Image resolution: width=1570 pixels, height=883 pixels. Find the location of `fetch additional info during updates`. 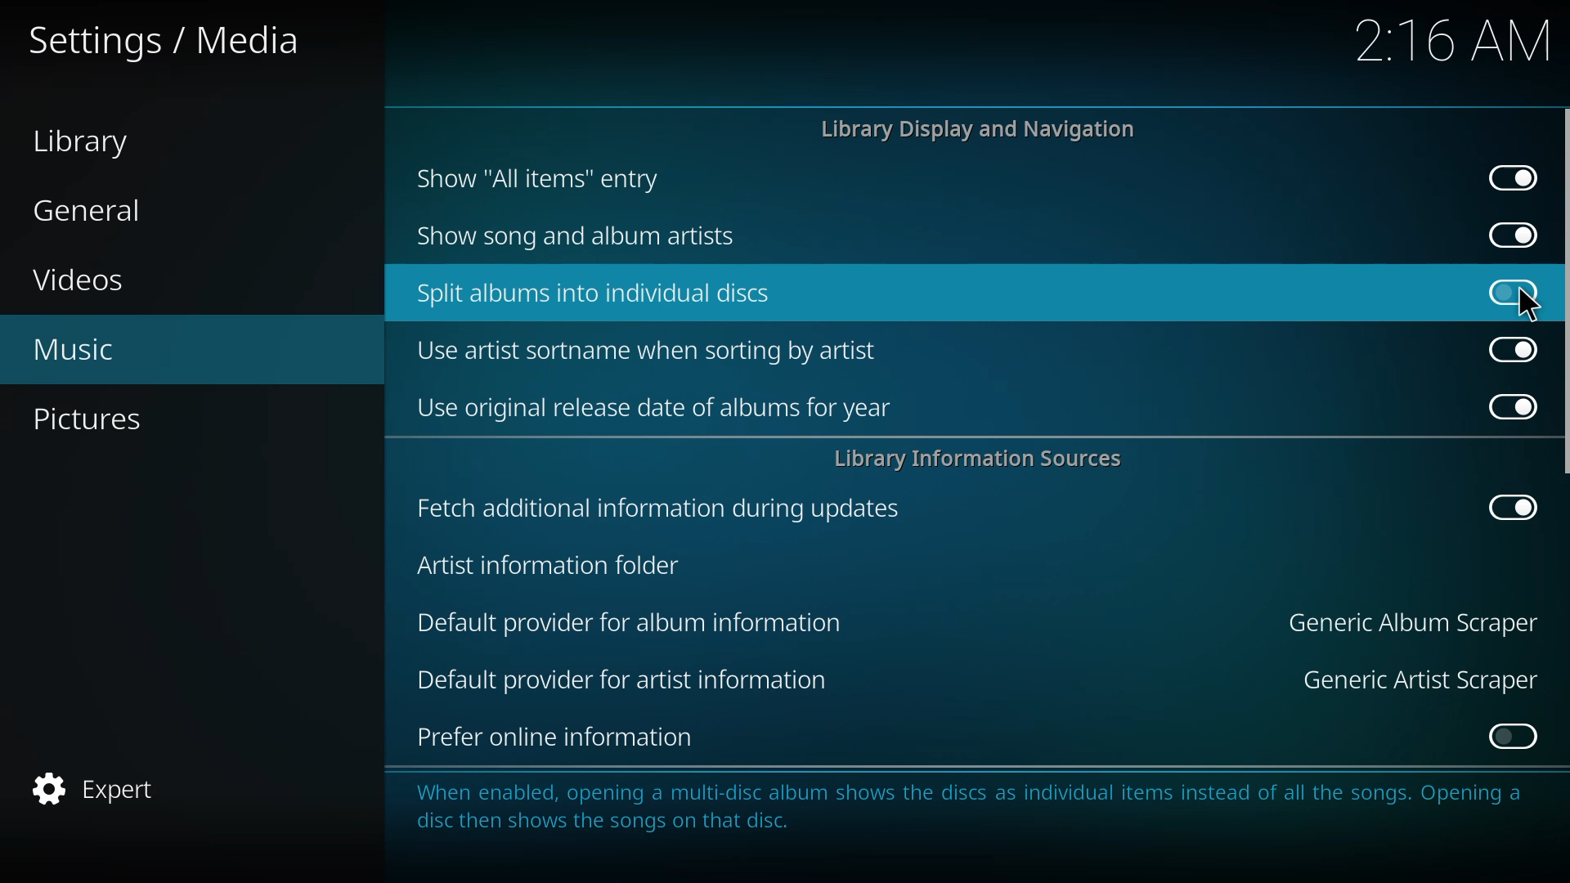

fetch additional info during updates is located at coordinates (654, 508).